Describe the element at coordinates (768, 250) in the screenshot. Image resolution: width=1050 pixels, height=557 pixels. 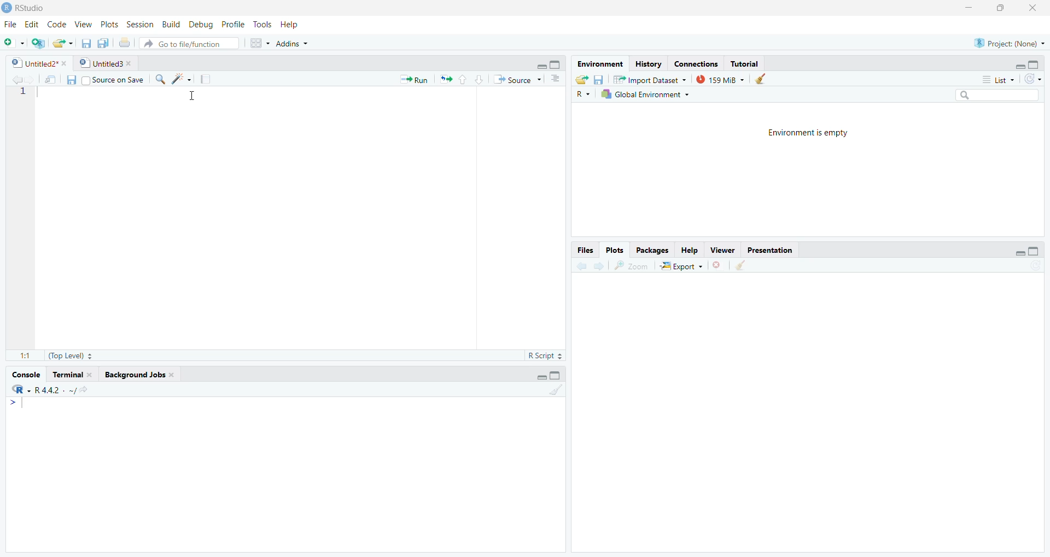
I see `Presentation` at that location.